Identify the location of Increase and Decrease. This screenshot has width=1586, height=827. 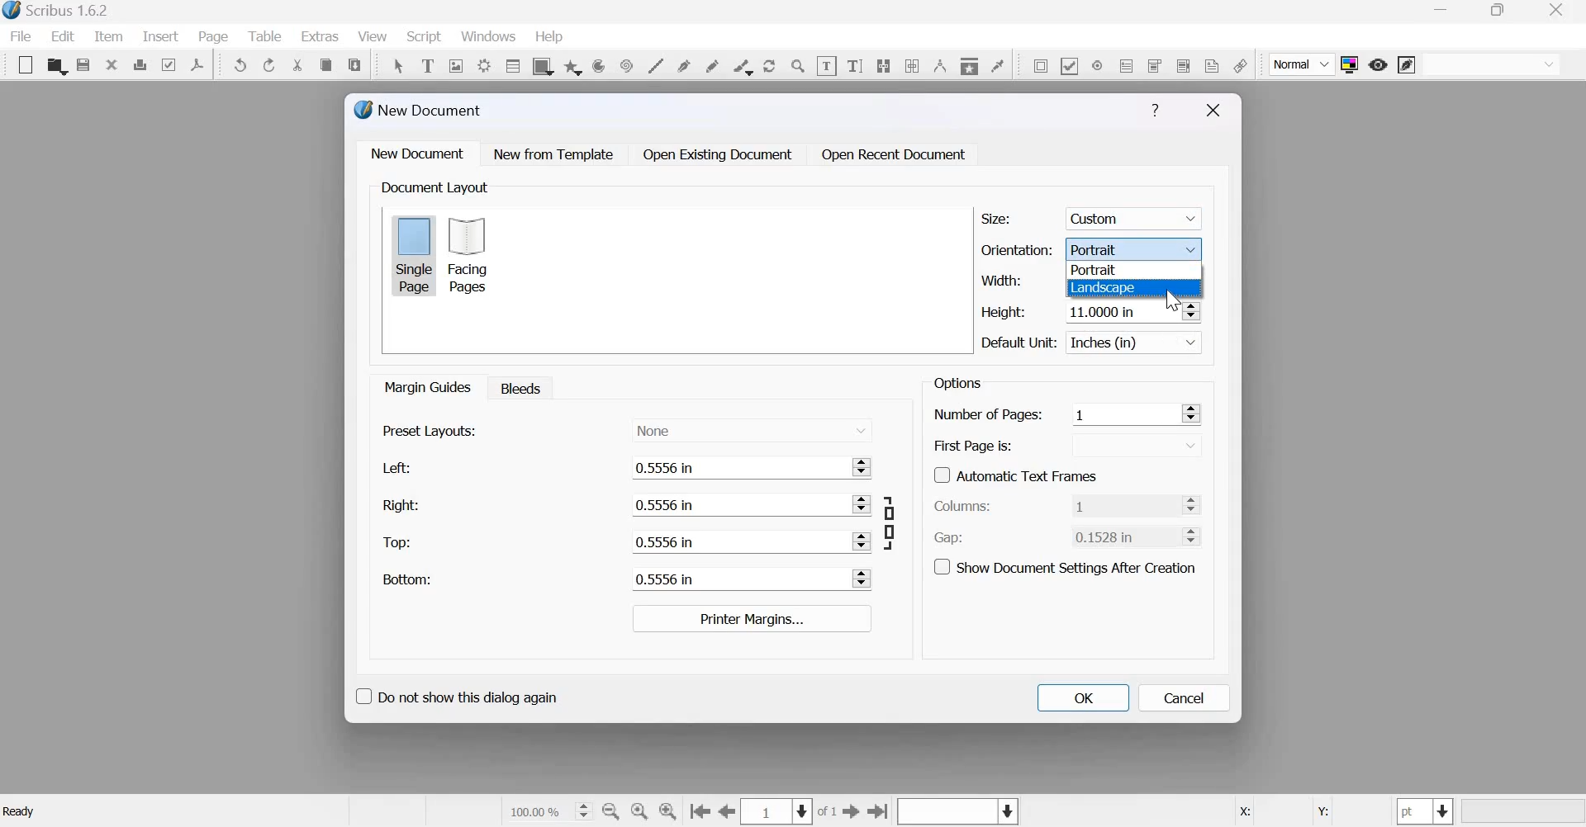
(1190, 310).